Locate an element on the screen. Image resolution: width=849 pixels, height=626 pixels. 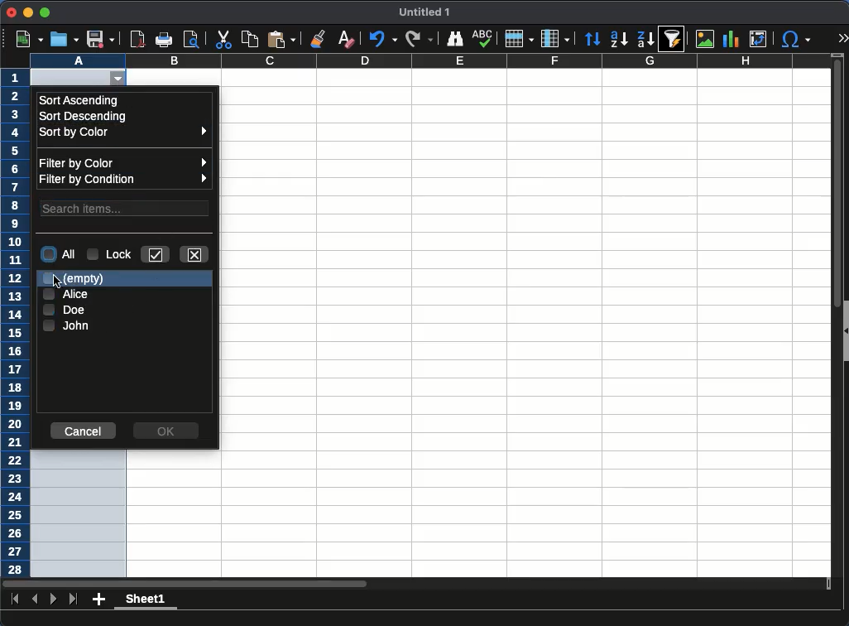
search is located at coordinates (126, 207).